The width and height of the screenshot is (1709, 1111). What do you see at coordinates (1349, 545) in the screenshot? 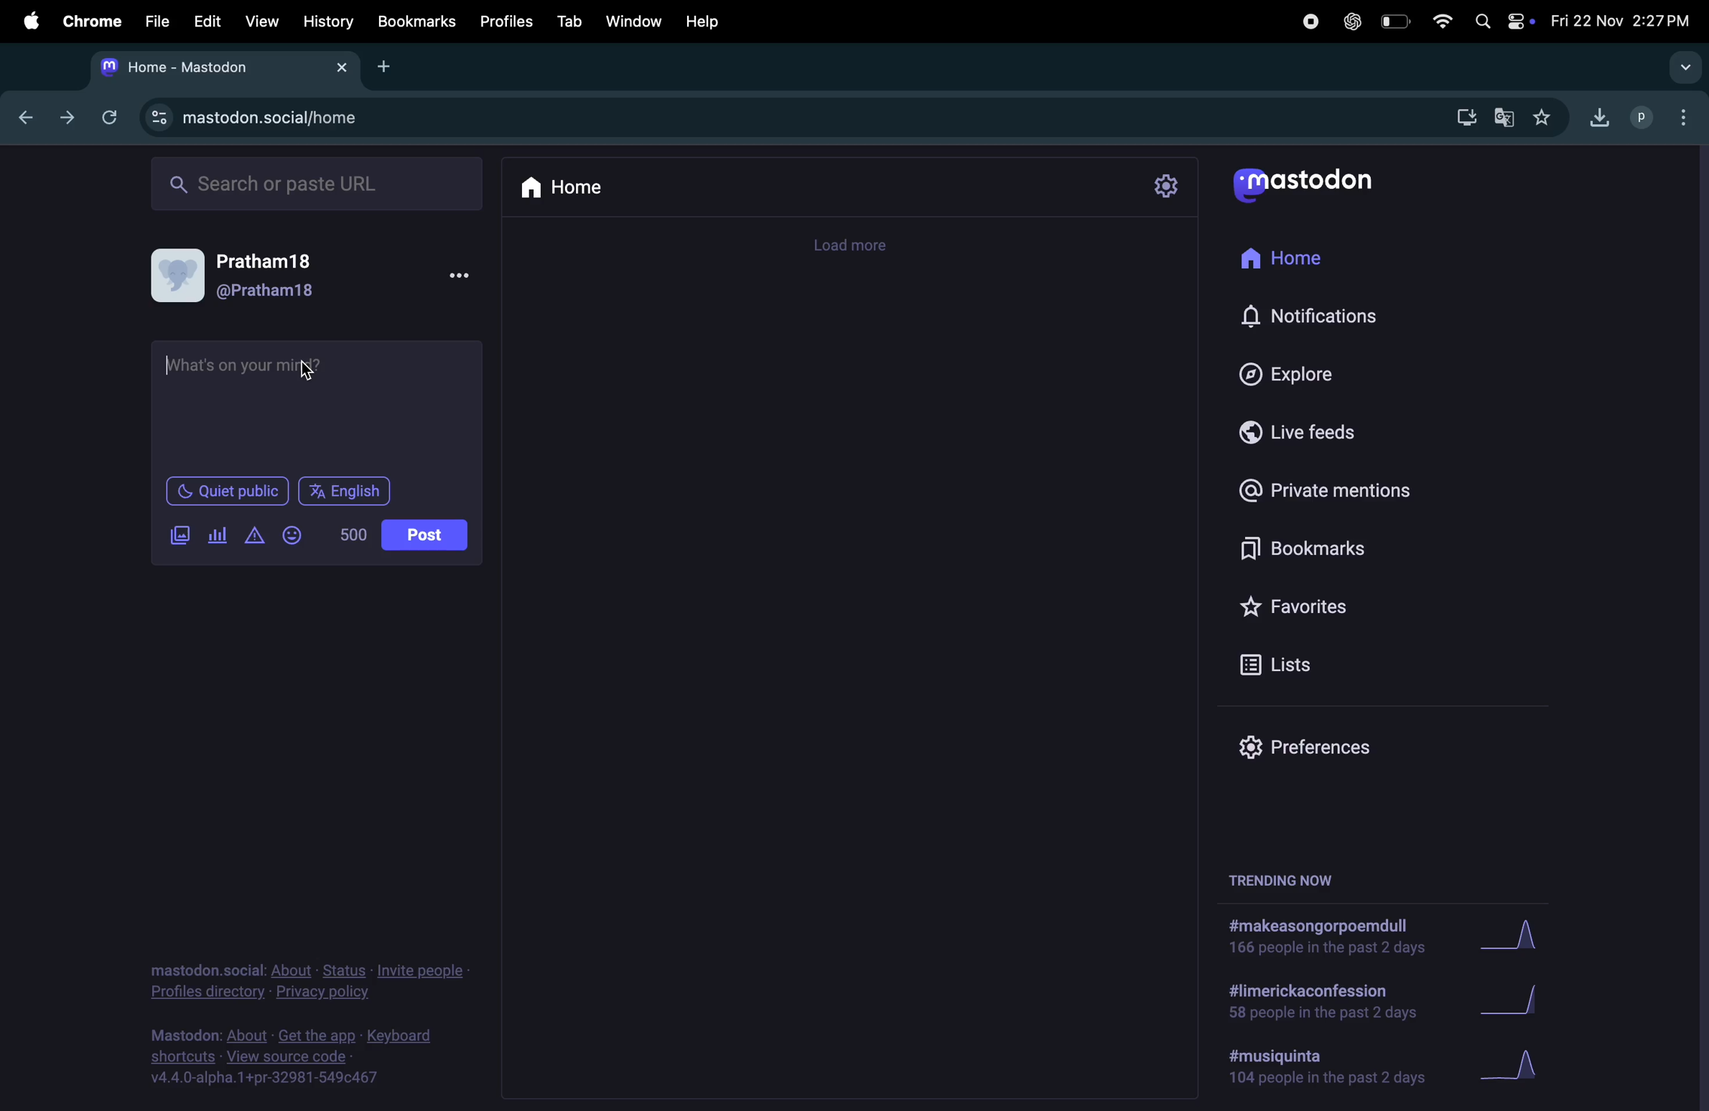
I see `bookmarks` at bounding box center [1349, 545].